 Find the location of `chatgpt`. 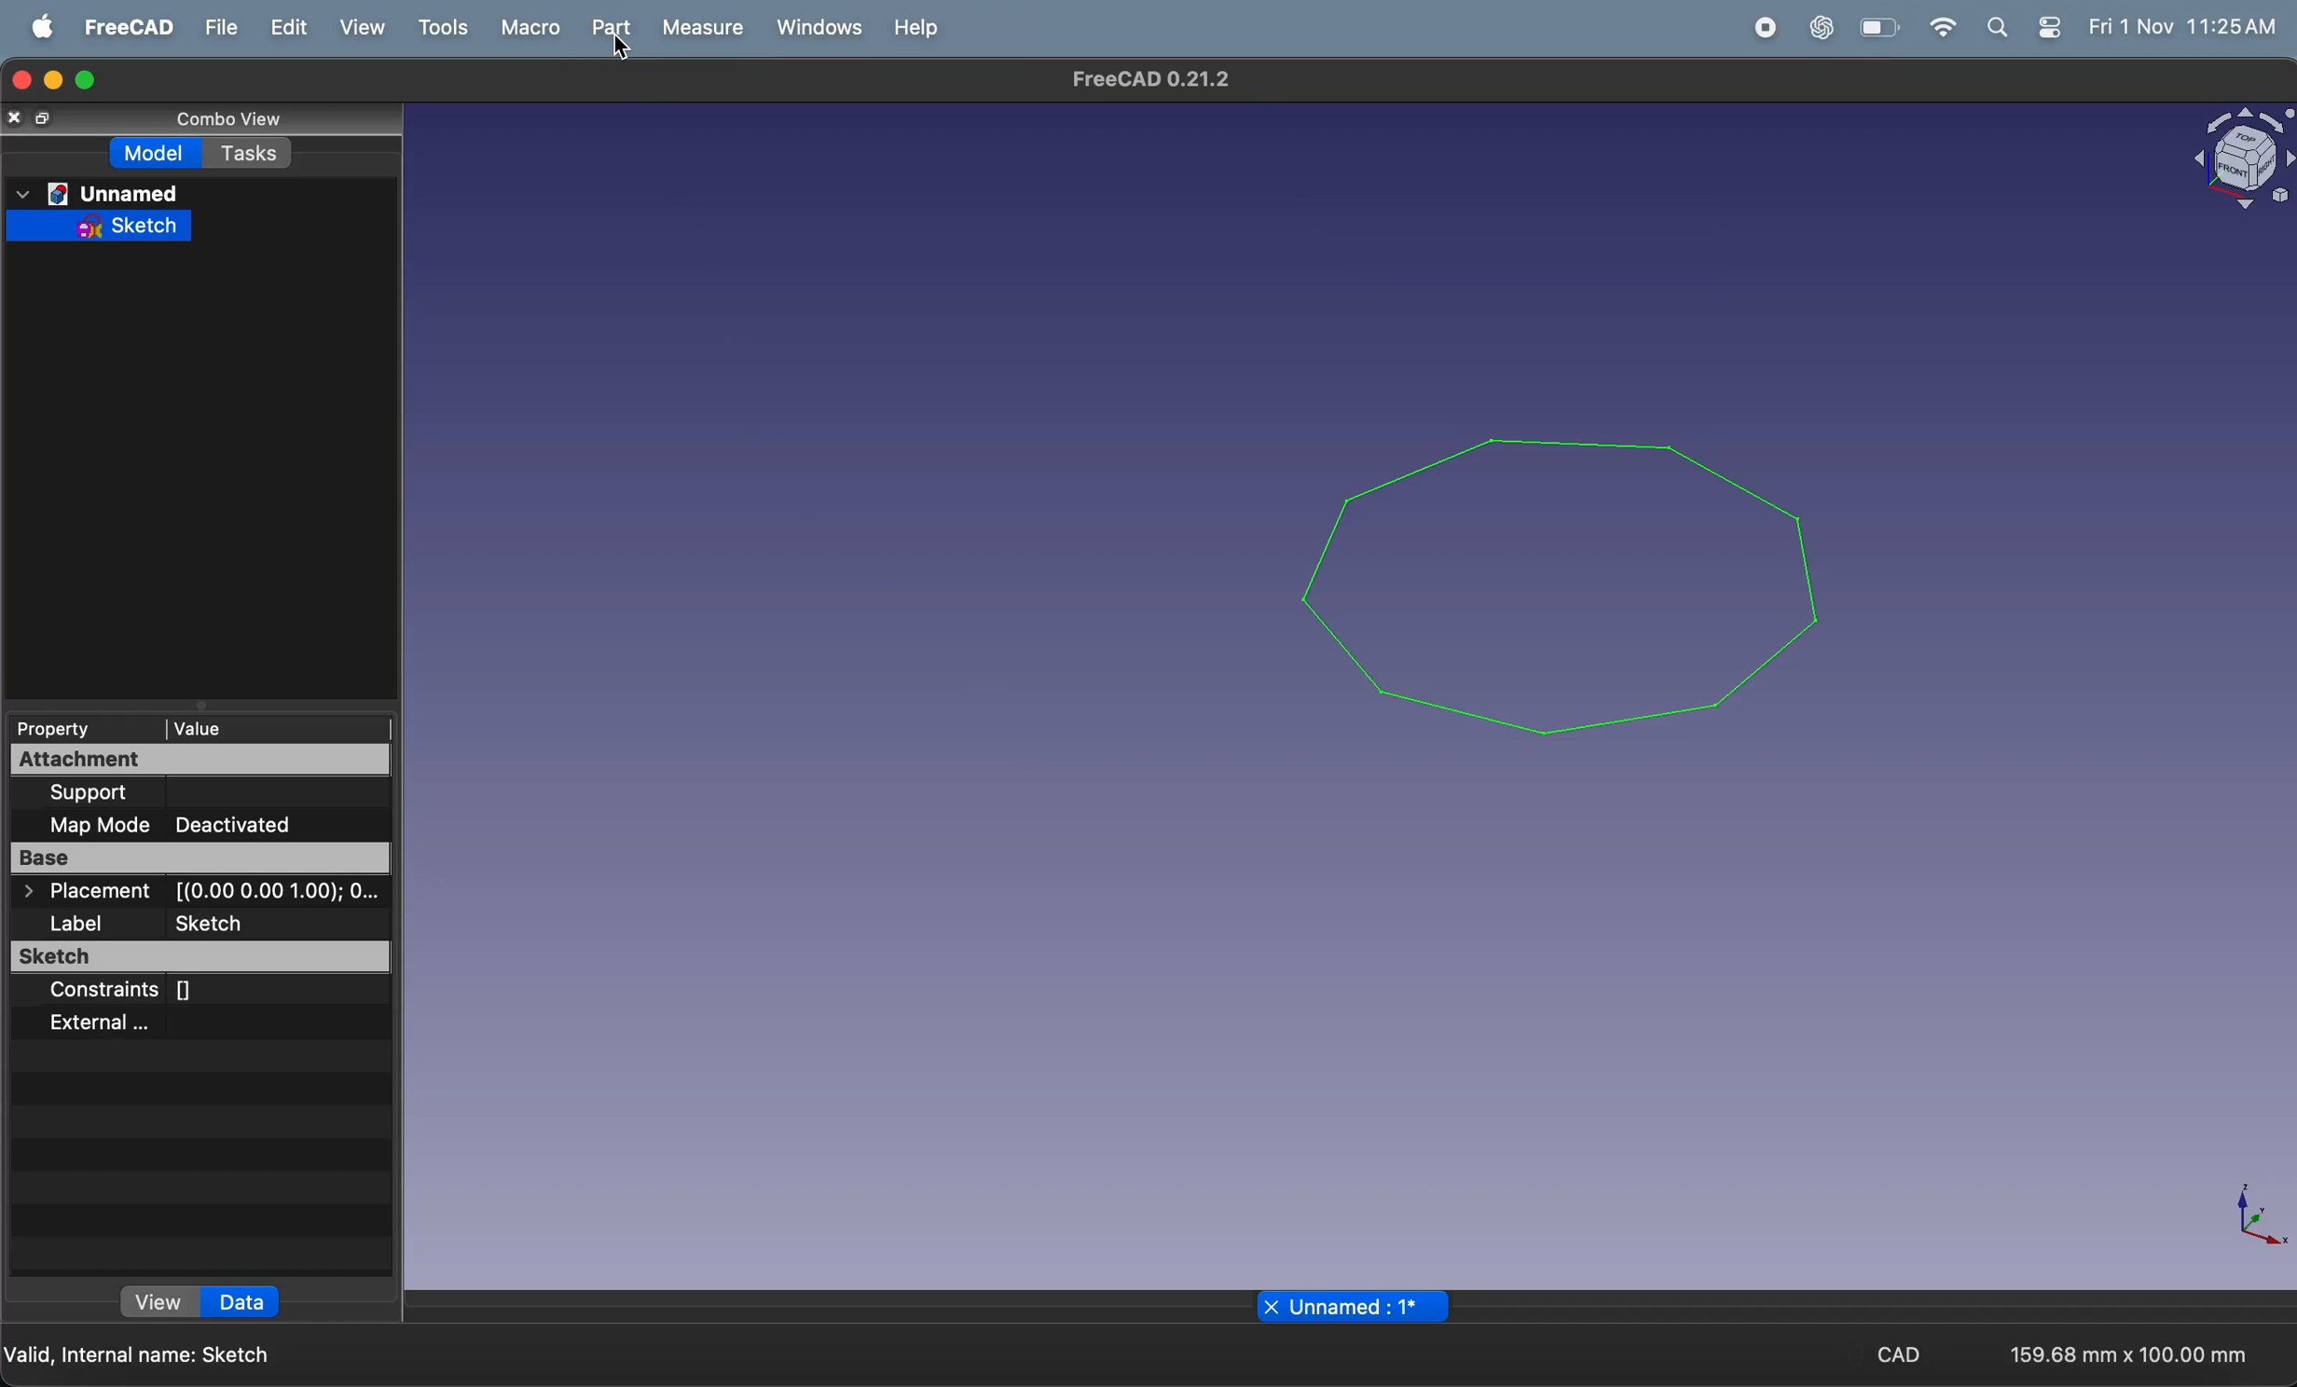

chatgpt is located at coordinates (1817, 28).